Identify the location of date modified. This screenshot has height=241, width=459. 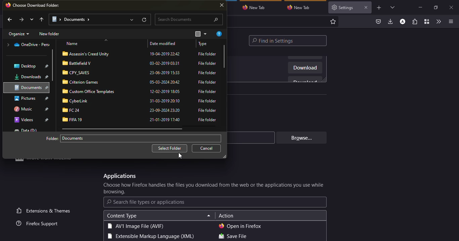
(166, 102).